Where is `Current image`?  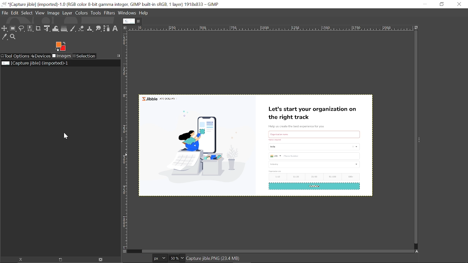 Current image is located at coordinates (257, 147).